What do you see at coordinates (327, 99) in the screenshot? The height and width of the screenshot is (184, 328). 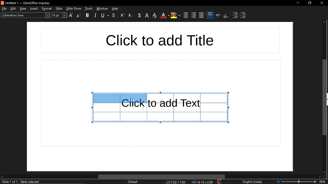 I see `expand sidebar` at bounding box center [327, 99].